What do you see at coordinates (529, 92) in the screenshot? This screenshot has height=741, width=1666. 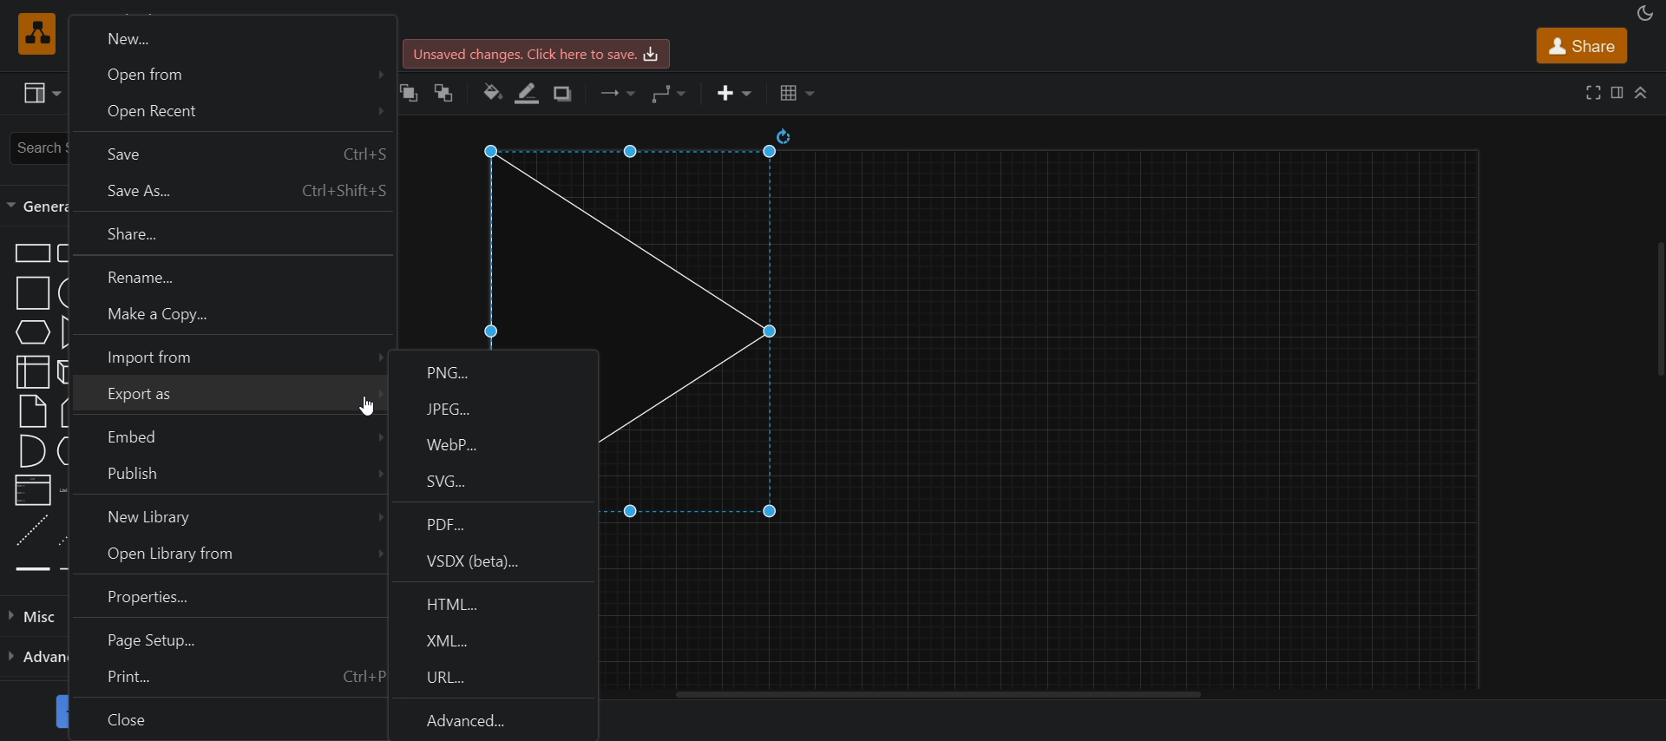 I see `line color` at bounding box center [529, 92].